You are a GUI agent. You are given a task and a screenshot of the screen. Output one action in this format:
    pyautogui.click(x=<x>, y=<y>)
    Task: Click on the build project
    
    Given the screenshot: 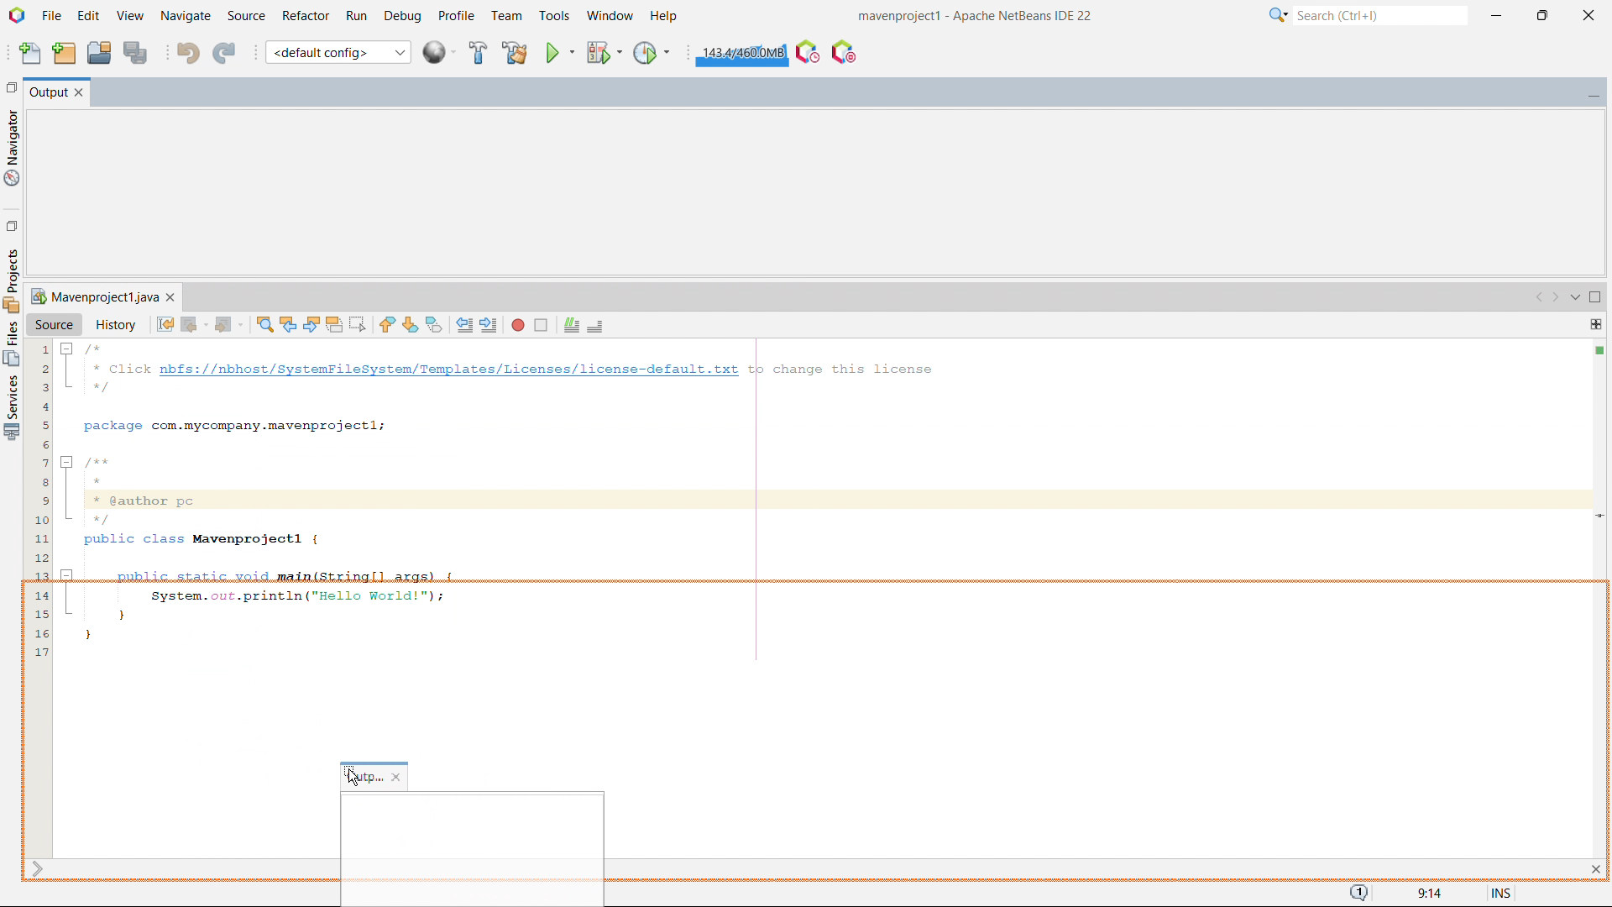 What is the action you would take?
    pyautogui.click(x=478, y=53)
    